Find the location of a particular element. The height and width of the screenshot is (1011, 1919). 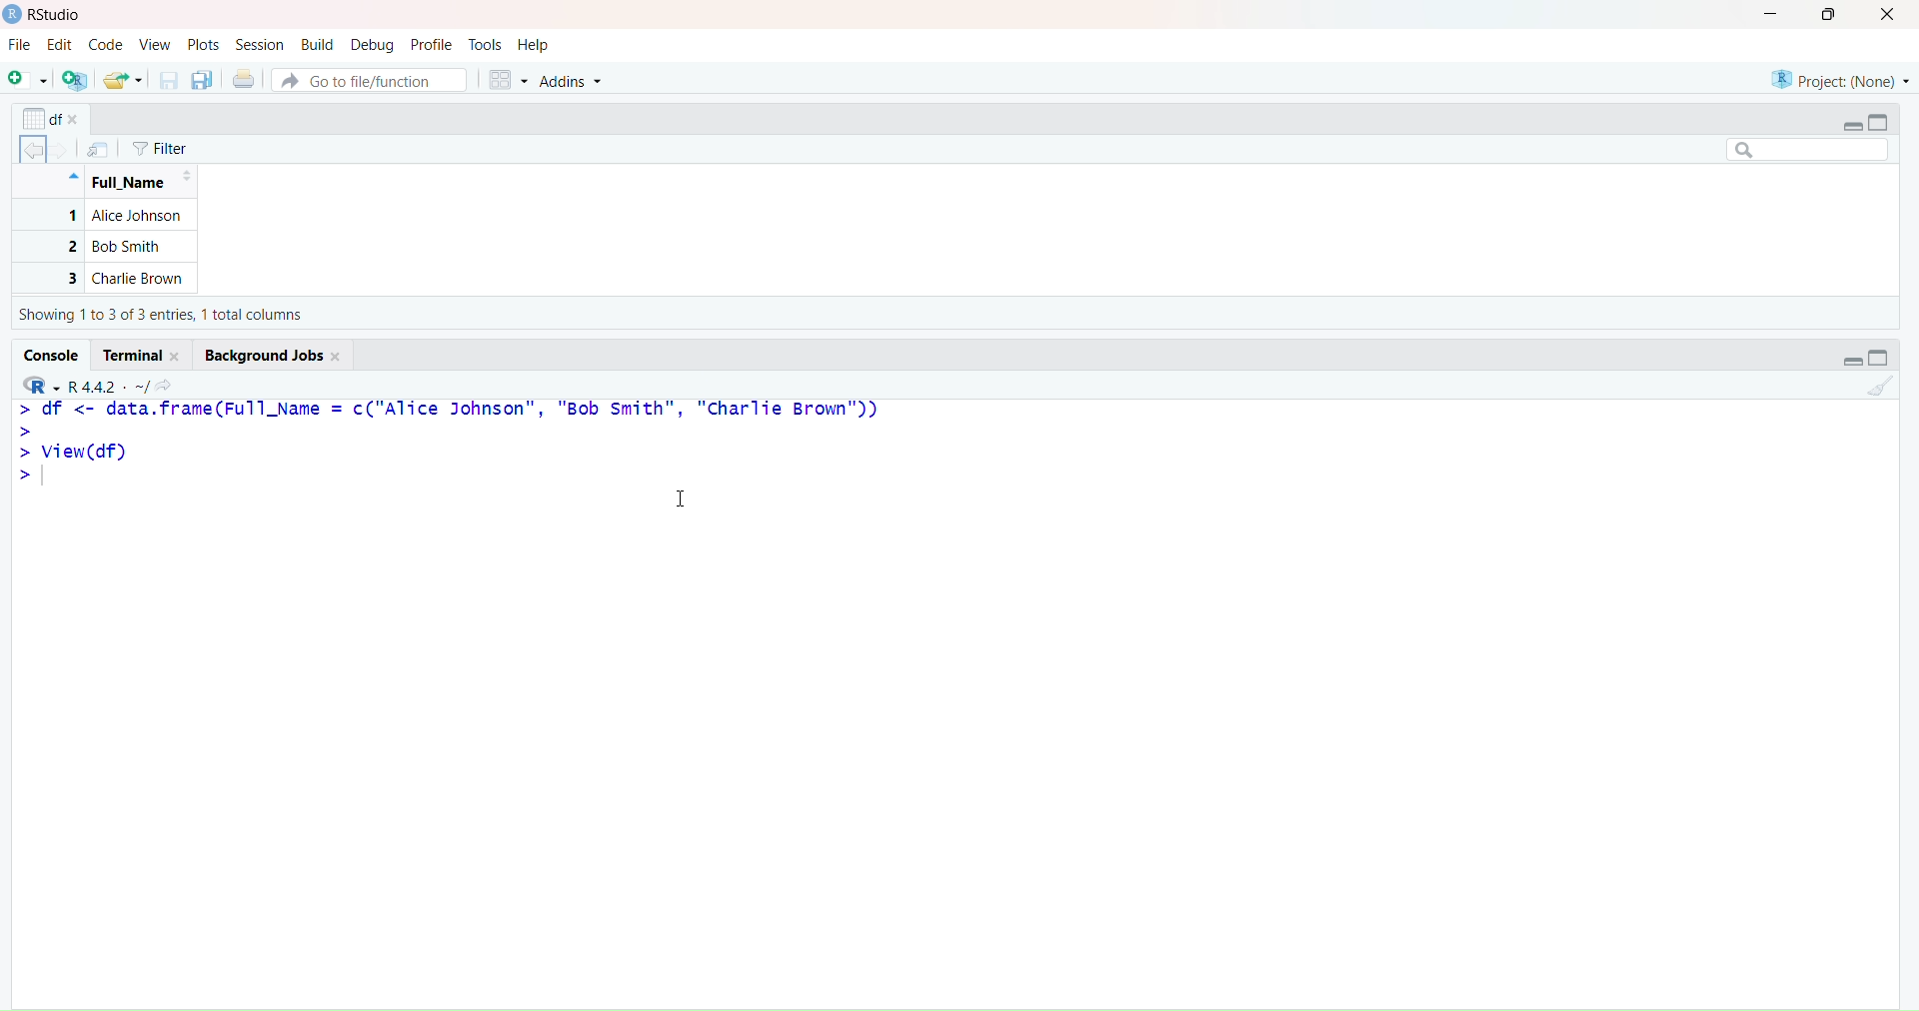

showing 1 to 3 of 3 entries, 1 total columns is located at coordinates (168, 317).